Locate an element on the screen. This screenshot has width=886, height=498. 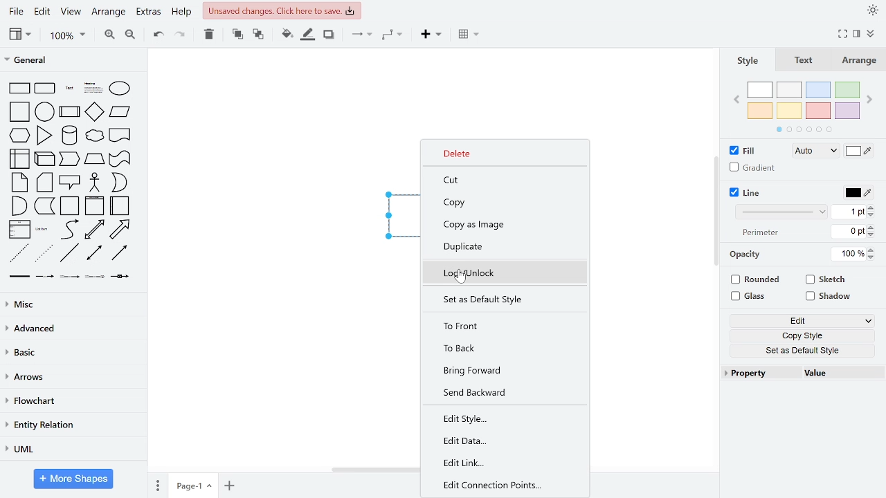
blue is located at coordinates (818, 91).